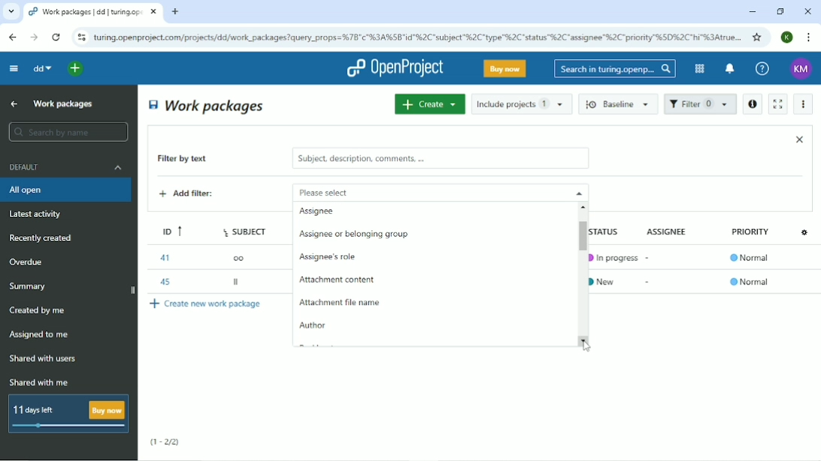  What do you see at coordinates (757, 37) in the screenshot?
I see `Bookmark this tab` at bounding box center [757, 37].